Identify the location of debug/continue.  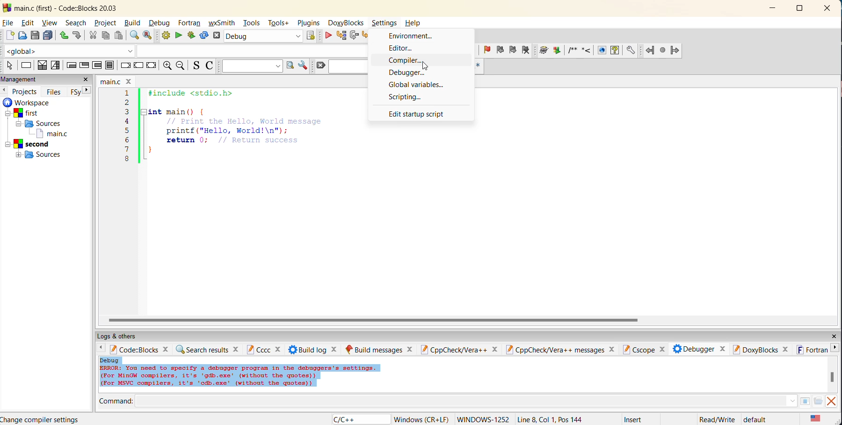
(327, 37).